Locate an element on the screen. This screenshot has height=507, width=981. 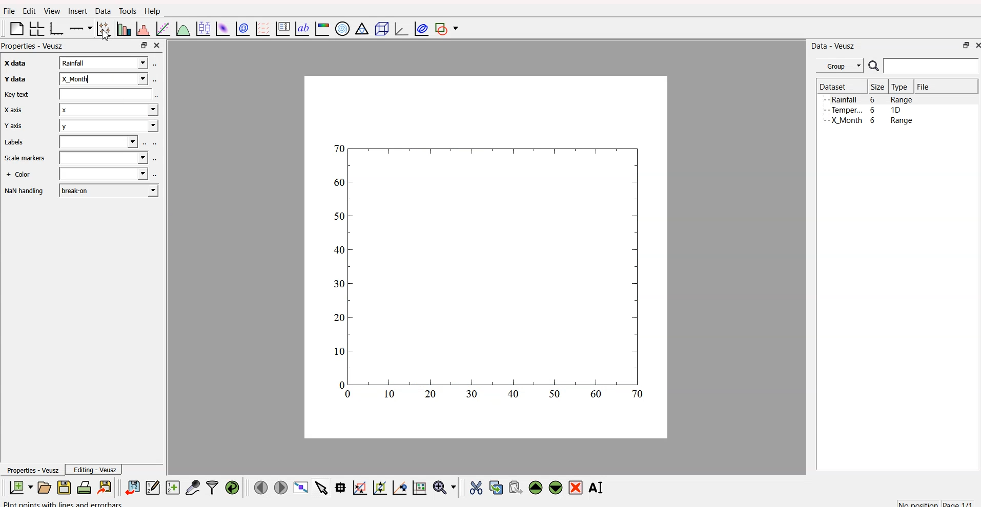
plot points with lines and numbers is located at coordinates (66, 503).